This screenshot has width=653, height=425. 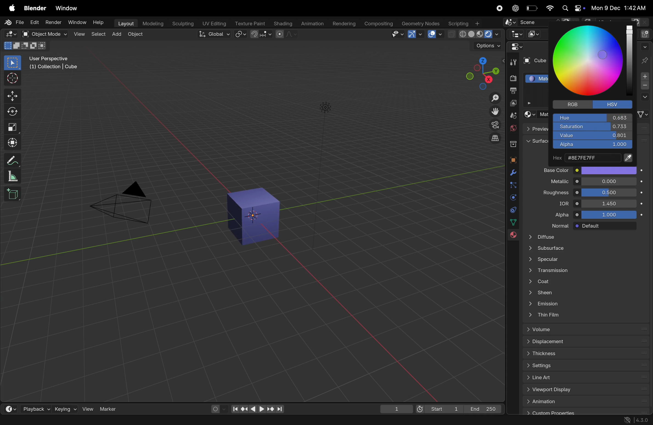 I want to click on play back controls, so click(x=257, y=410).